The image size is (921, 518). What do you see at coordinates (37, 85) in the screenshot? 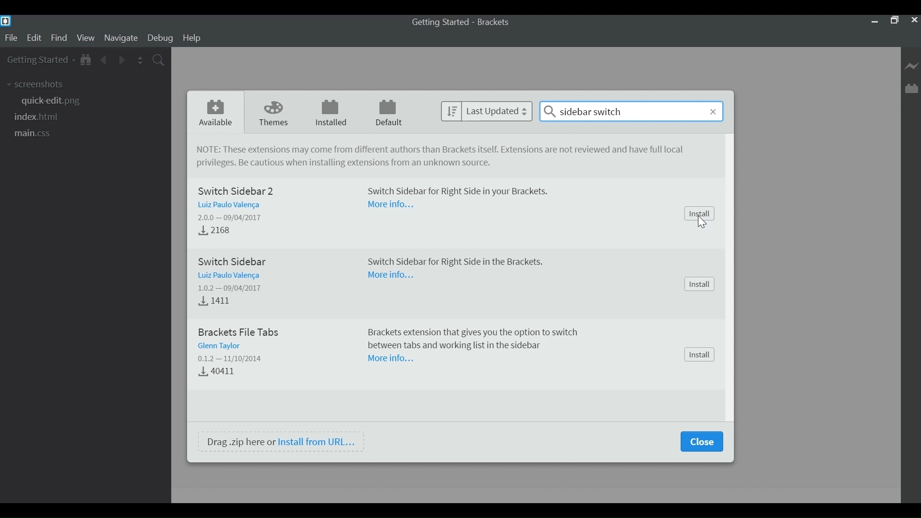
I see `screenshots` at bounding box center [37, 85].